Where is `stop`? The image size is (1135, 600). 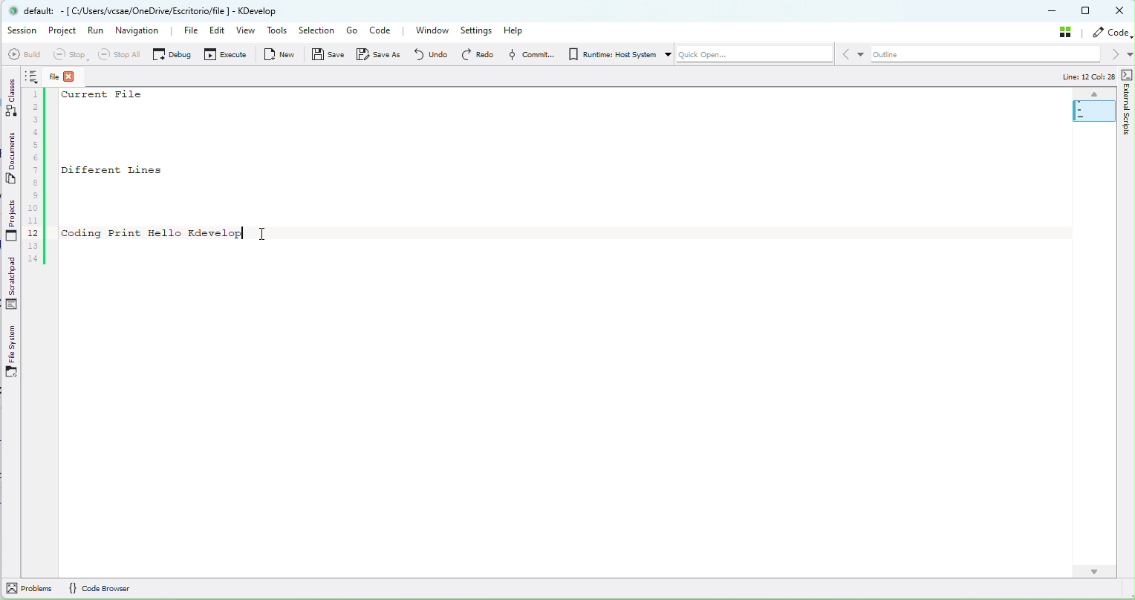 stop is located at coordinates (69, 55).